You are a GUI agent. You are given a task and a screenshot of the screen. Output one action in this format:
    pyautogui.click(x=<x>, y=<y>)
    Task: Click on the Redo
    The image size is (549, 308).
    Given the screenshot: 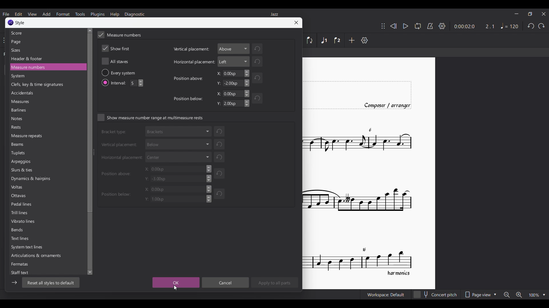 What is the action you would take?
    pyautogui.click(x=541, y=26)
    